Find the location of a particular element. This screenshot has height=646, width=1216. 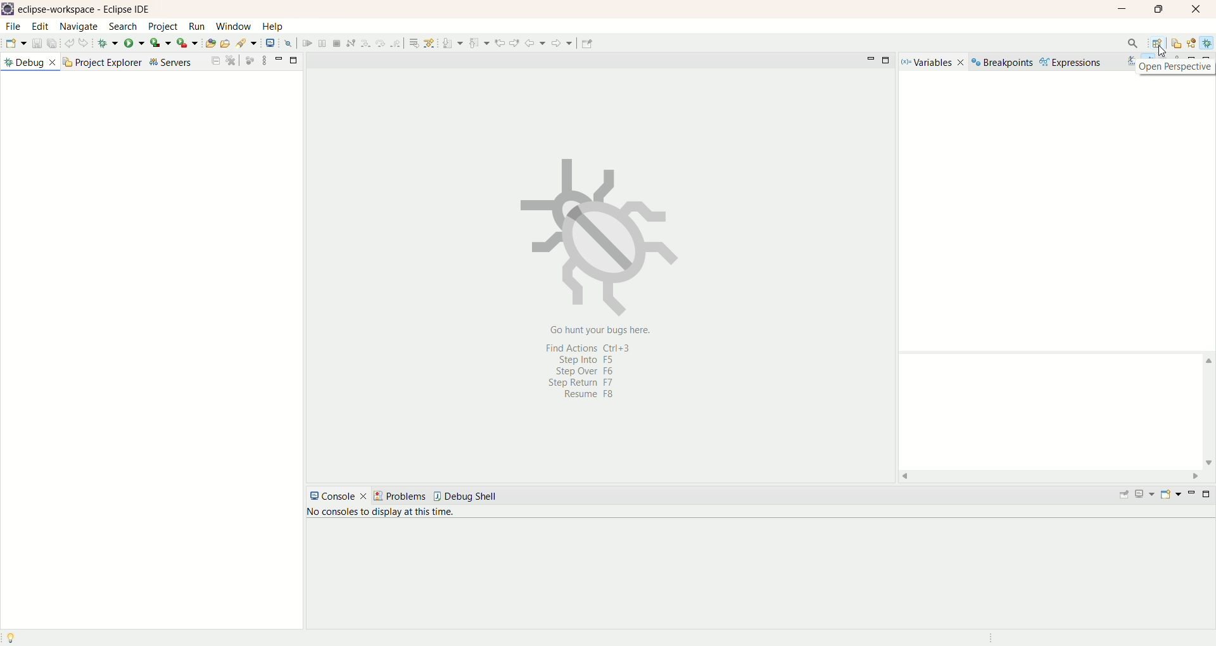

eclipse-workspace-Eclipse IDE is located at coordinates (86, 11).